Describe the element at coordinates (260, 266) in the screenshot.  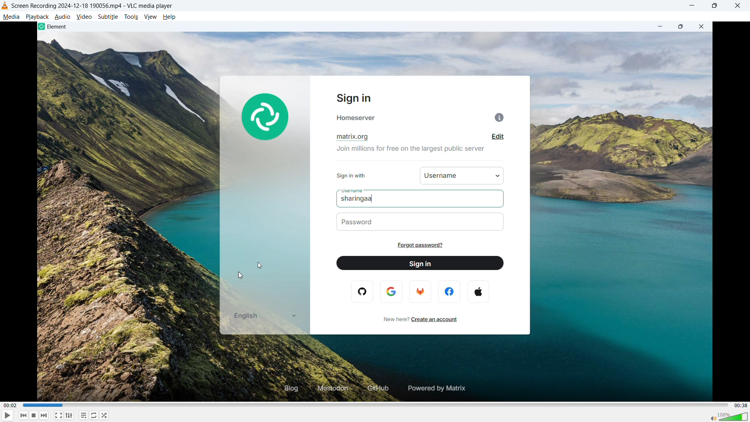
I see `cursor` at that location.